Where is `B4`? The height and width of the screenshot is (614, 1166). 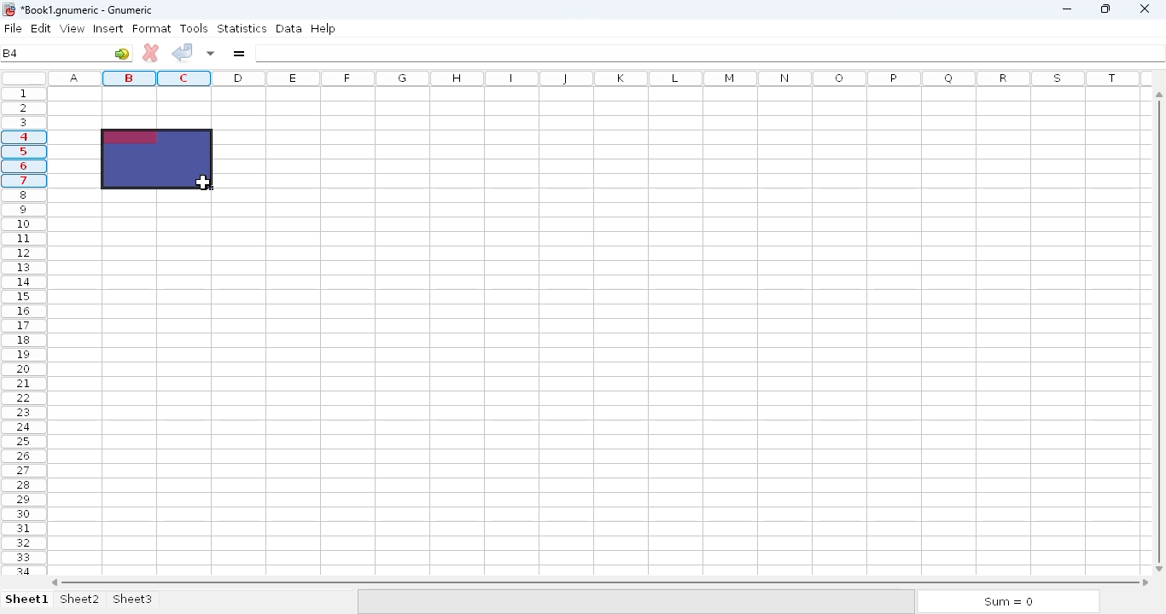
B4 is located at coordinates (11, 53).